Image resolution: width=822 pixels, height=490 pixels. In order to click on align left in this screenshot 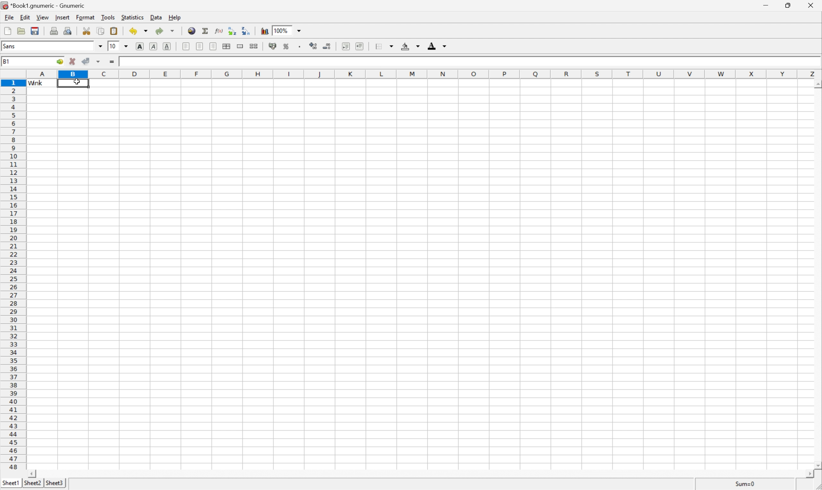, I will do `click(187, 46)`.